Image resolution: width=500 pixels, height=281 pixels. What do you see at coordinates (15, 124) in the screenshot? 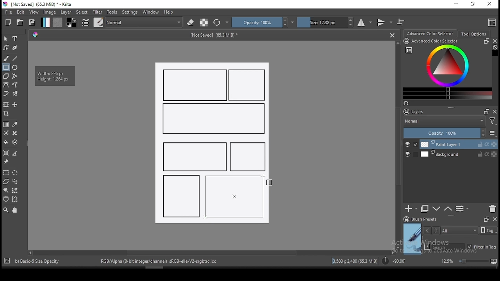
I see `pick a color from image and current layer` at bounding box center [15, 124].